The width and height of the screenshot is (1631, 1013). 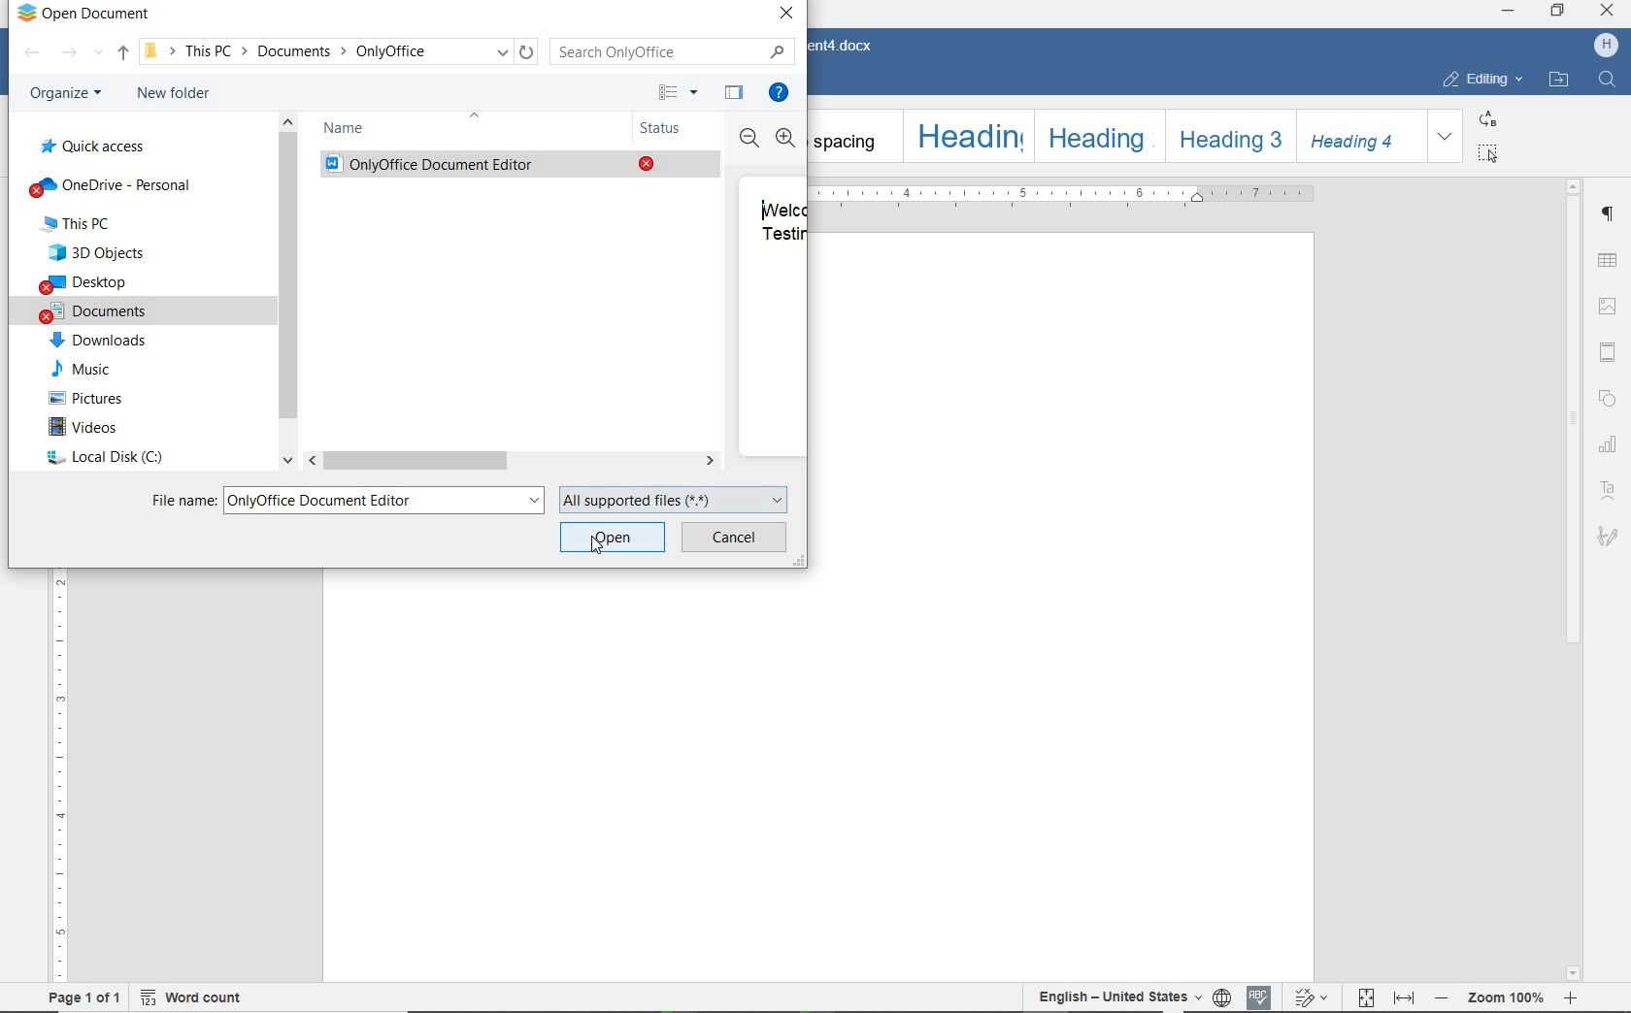 I want to click on name, so click(x=344, y=127).